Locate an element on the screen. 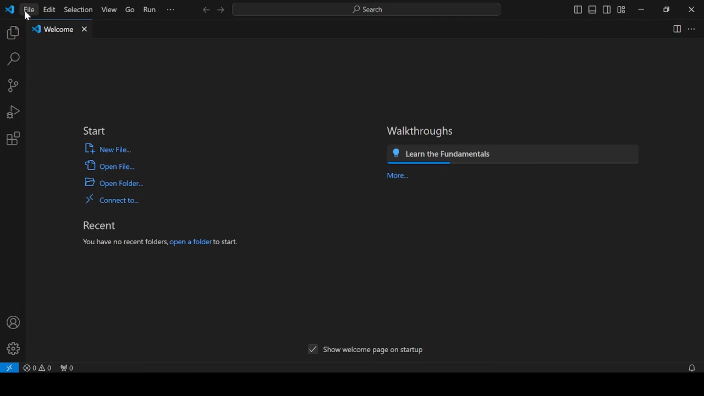 This screenshot has width=704, height=396. run is located at coordinates (149, 10).